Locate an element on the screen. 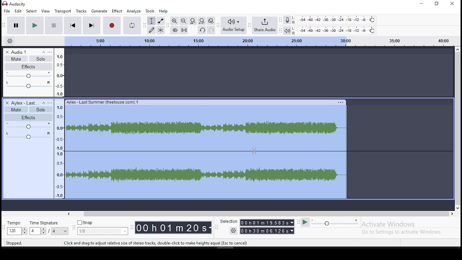 The image size is (462, 260). generate is located at coordinates (100, 11).